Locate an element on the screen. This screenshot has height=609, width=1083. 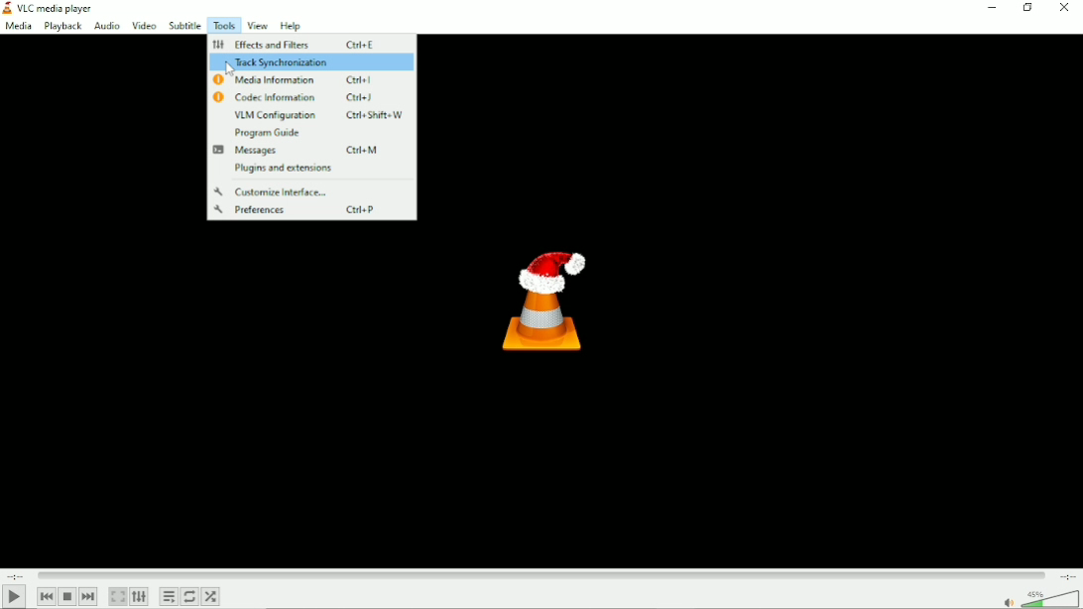
minimize is located at coordinates (989, 10).